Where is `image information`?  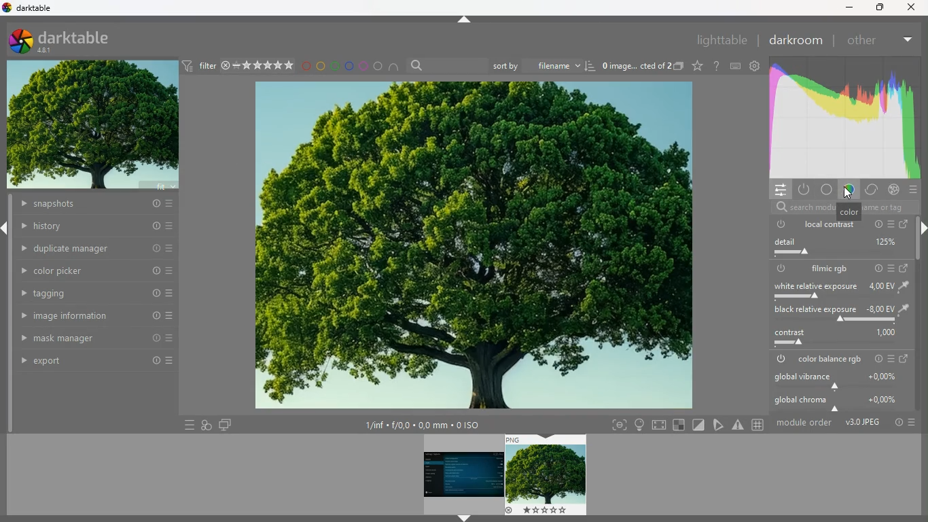 image information is located at coordinates (96, 316).